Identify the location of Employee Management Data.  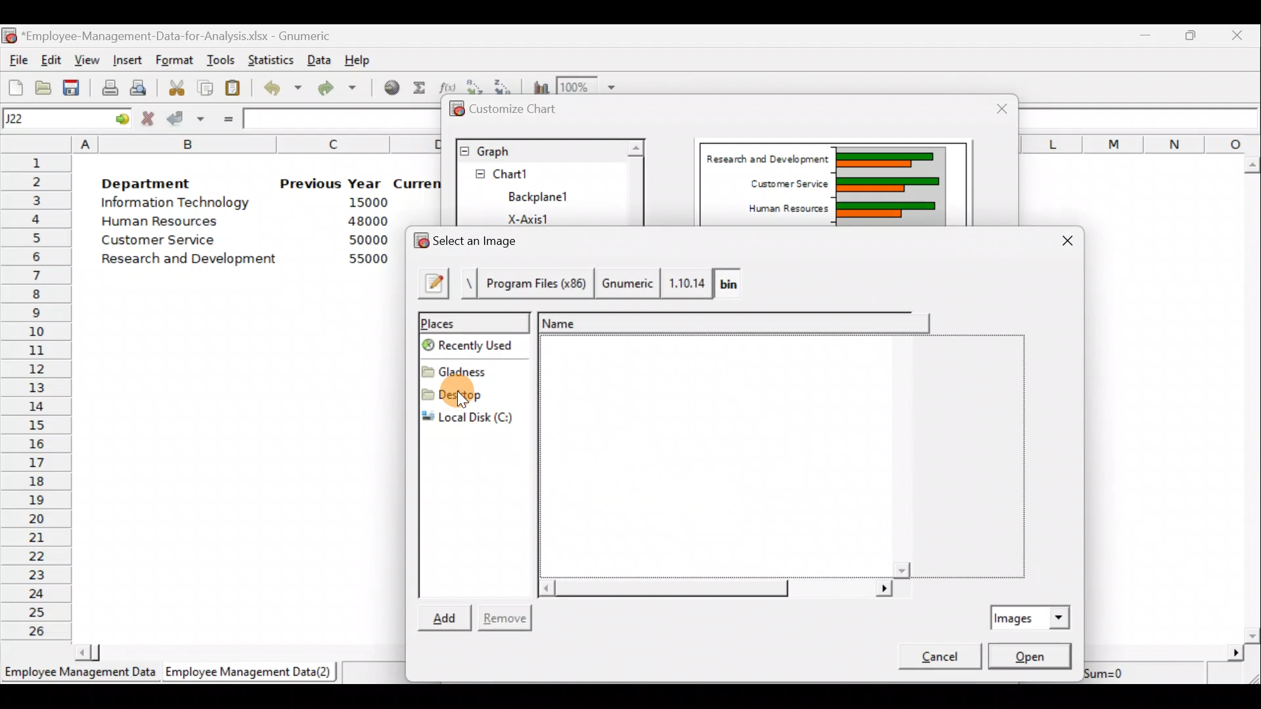
(78, 674).